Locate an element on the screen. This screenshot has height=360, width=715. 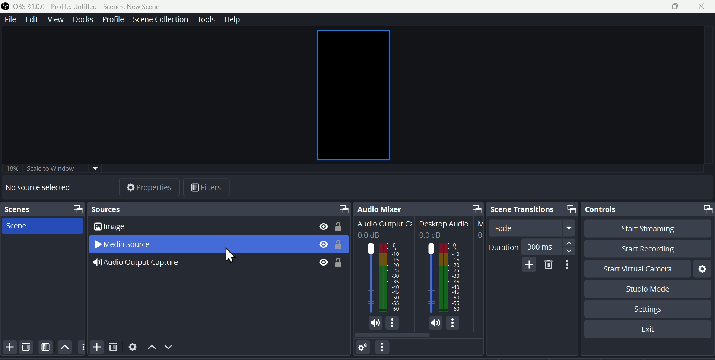
Lock unlock is located at coordinates (340, 261).